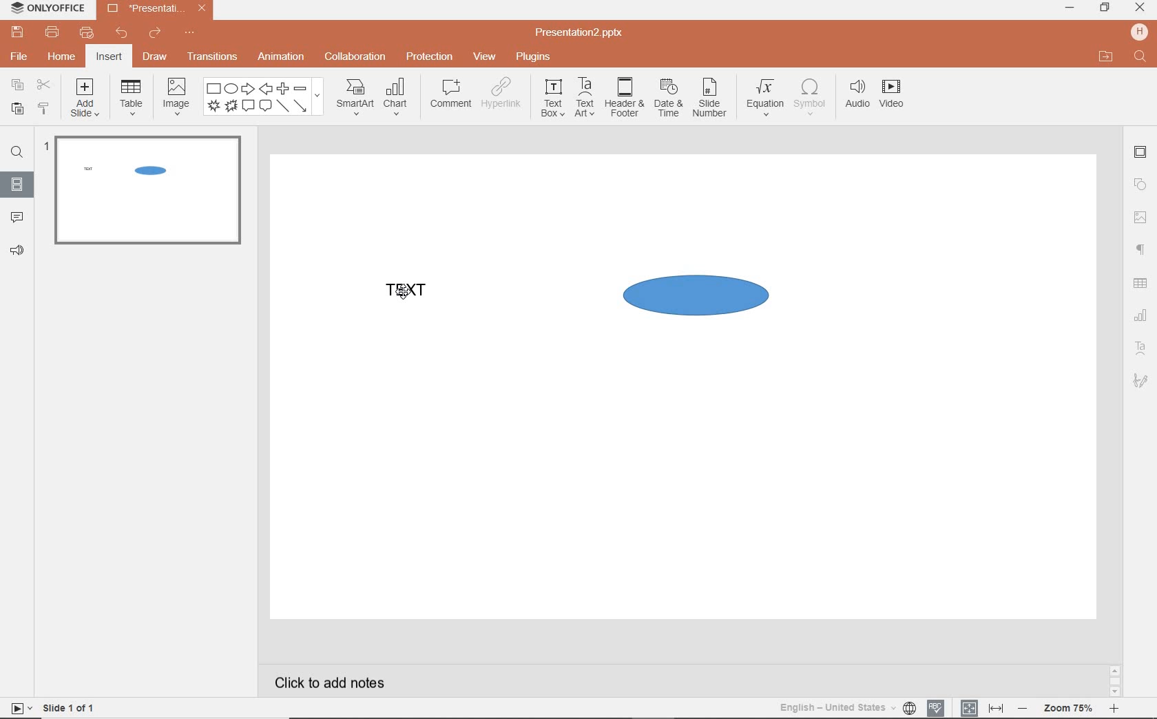 The height and width of the screenshot is (719, 1157). Describe the element at coordinates (1140, 217) in the screenshot. I see `IMAGE SETTINGS` at that location.